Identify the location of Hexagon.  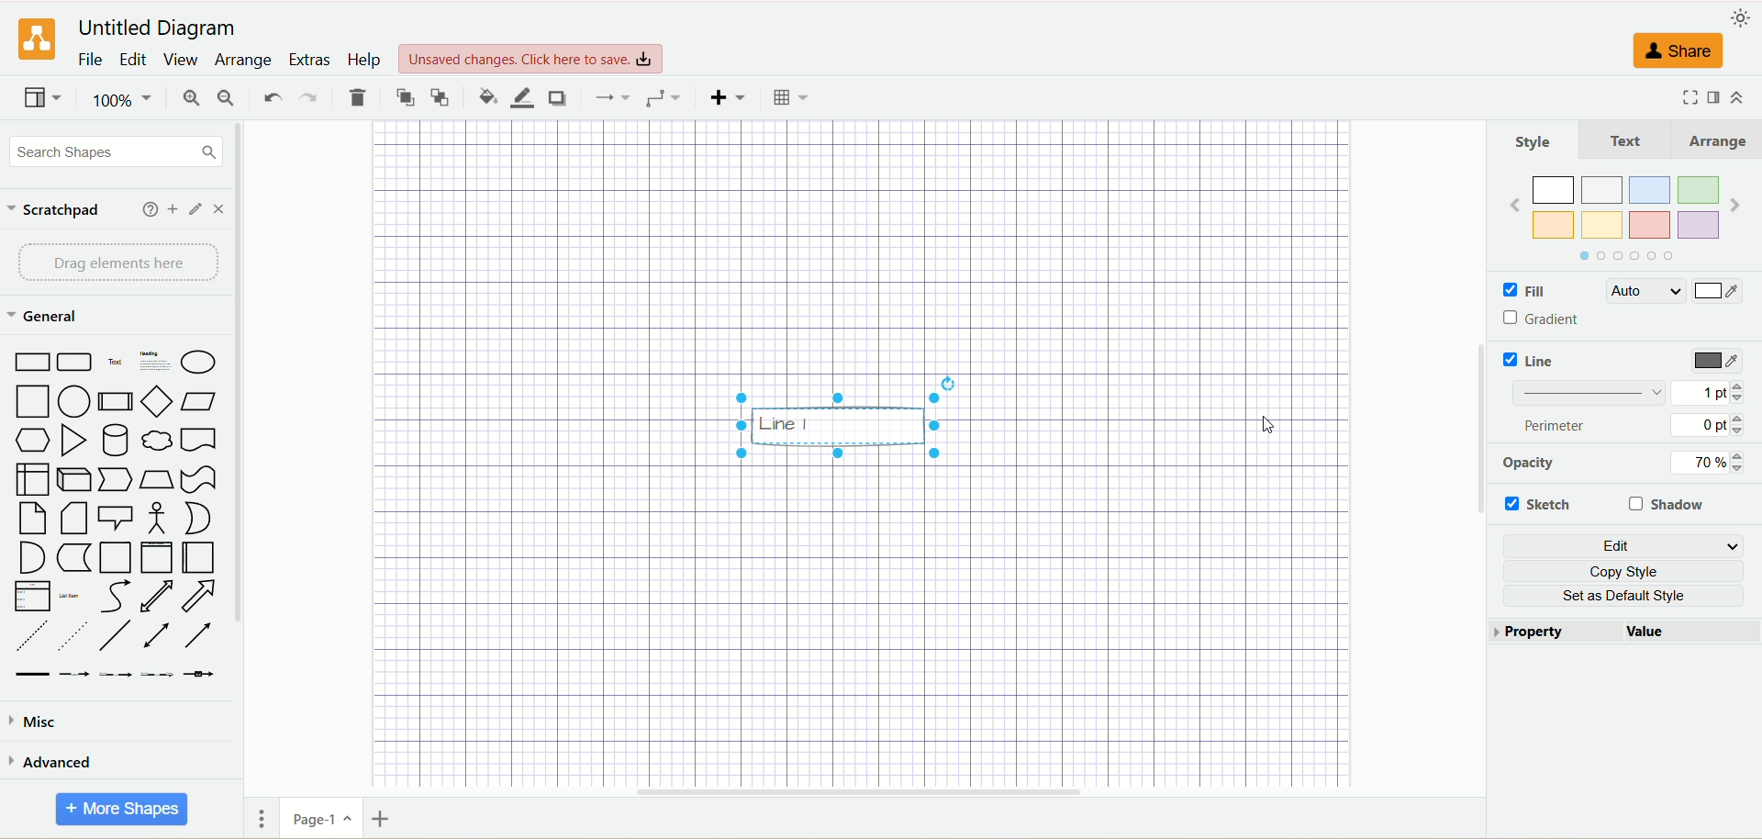
(33, 442).